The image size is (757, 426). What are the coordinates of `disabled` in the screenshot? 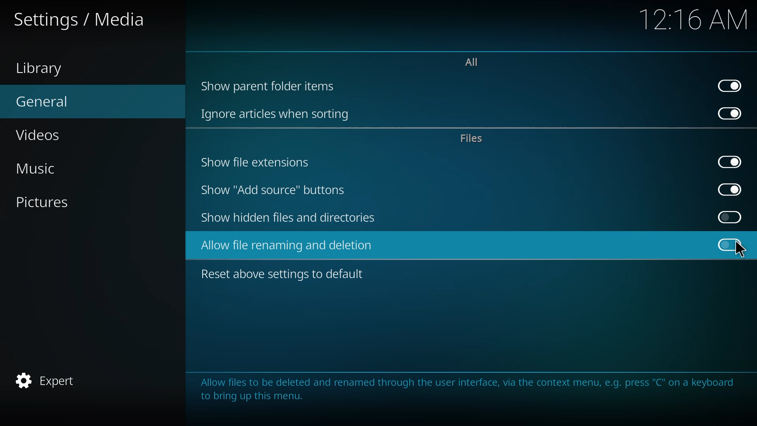 It's located at (730, 245).